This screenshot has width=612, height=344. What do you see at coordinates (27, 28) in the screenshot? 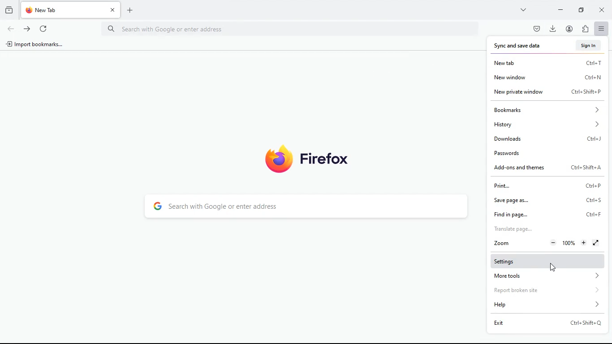
I see `forward` at bounding box center [27, 28].